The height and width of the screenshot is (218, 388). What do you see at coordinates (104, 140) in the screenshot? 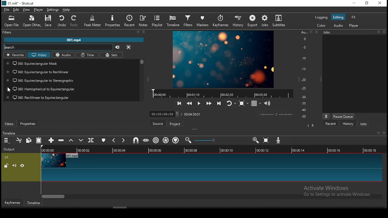
I see `create/edit marker` at bounding box center [104, 140].